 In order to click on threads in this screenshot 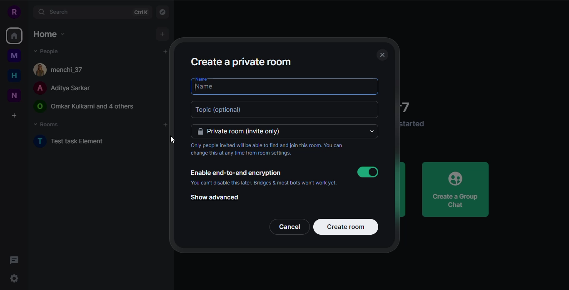, I will do `click(16, 260)`.